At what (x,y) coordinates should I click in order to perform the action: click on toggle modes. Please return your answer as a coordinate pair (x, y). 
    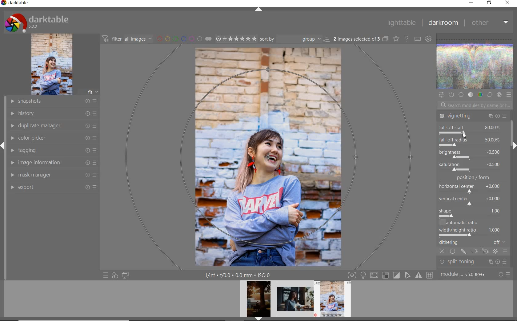
    Looking at the image, I should click on (391, 275).